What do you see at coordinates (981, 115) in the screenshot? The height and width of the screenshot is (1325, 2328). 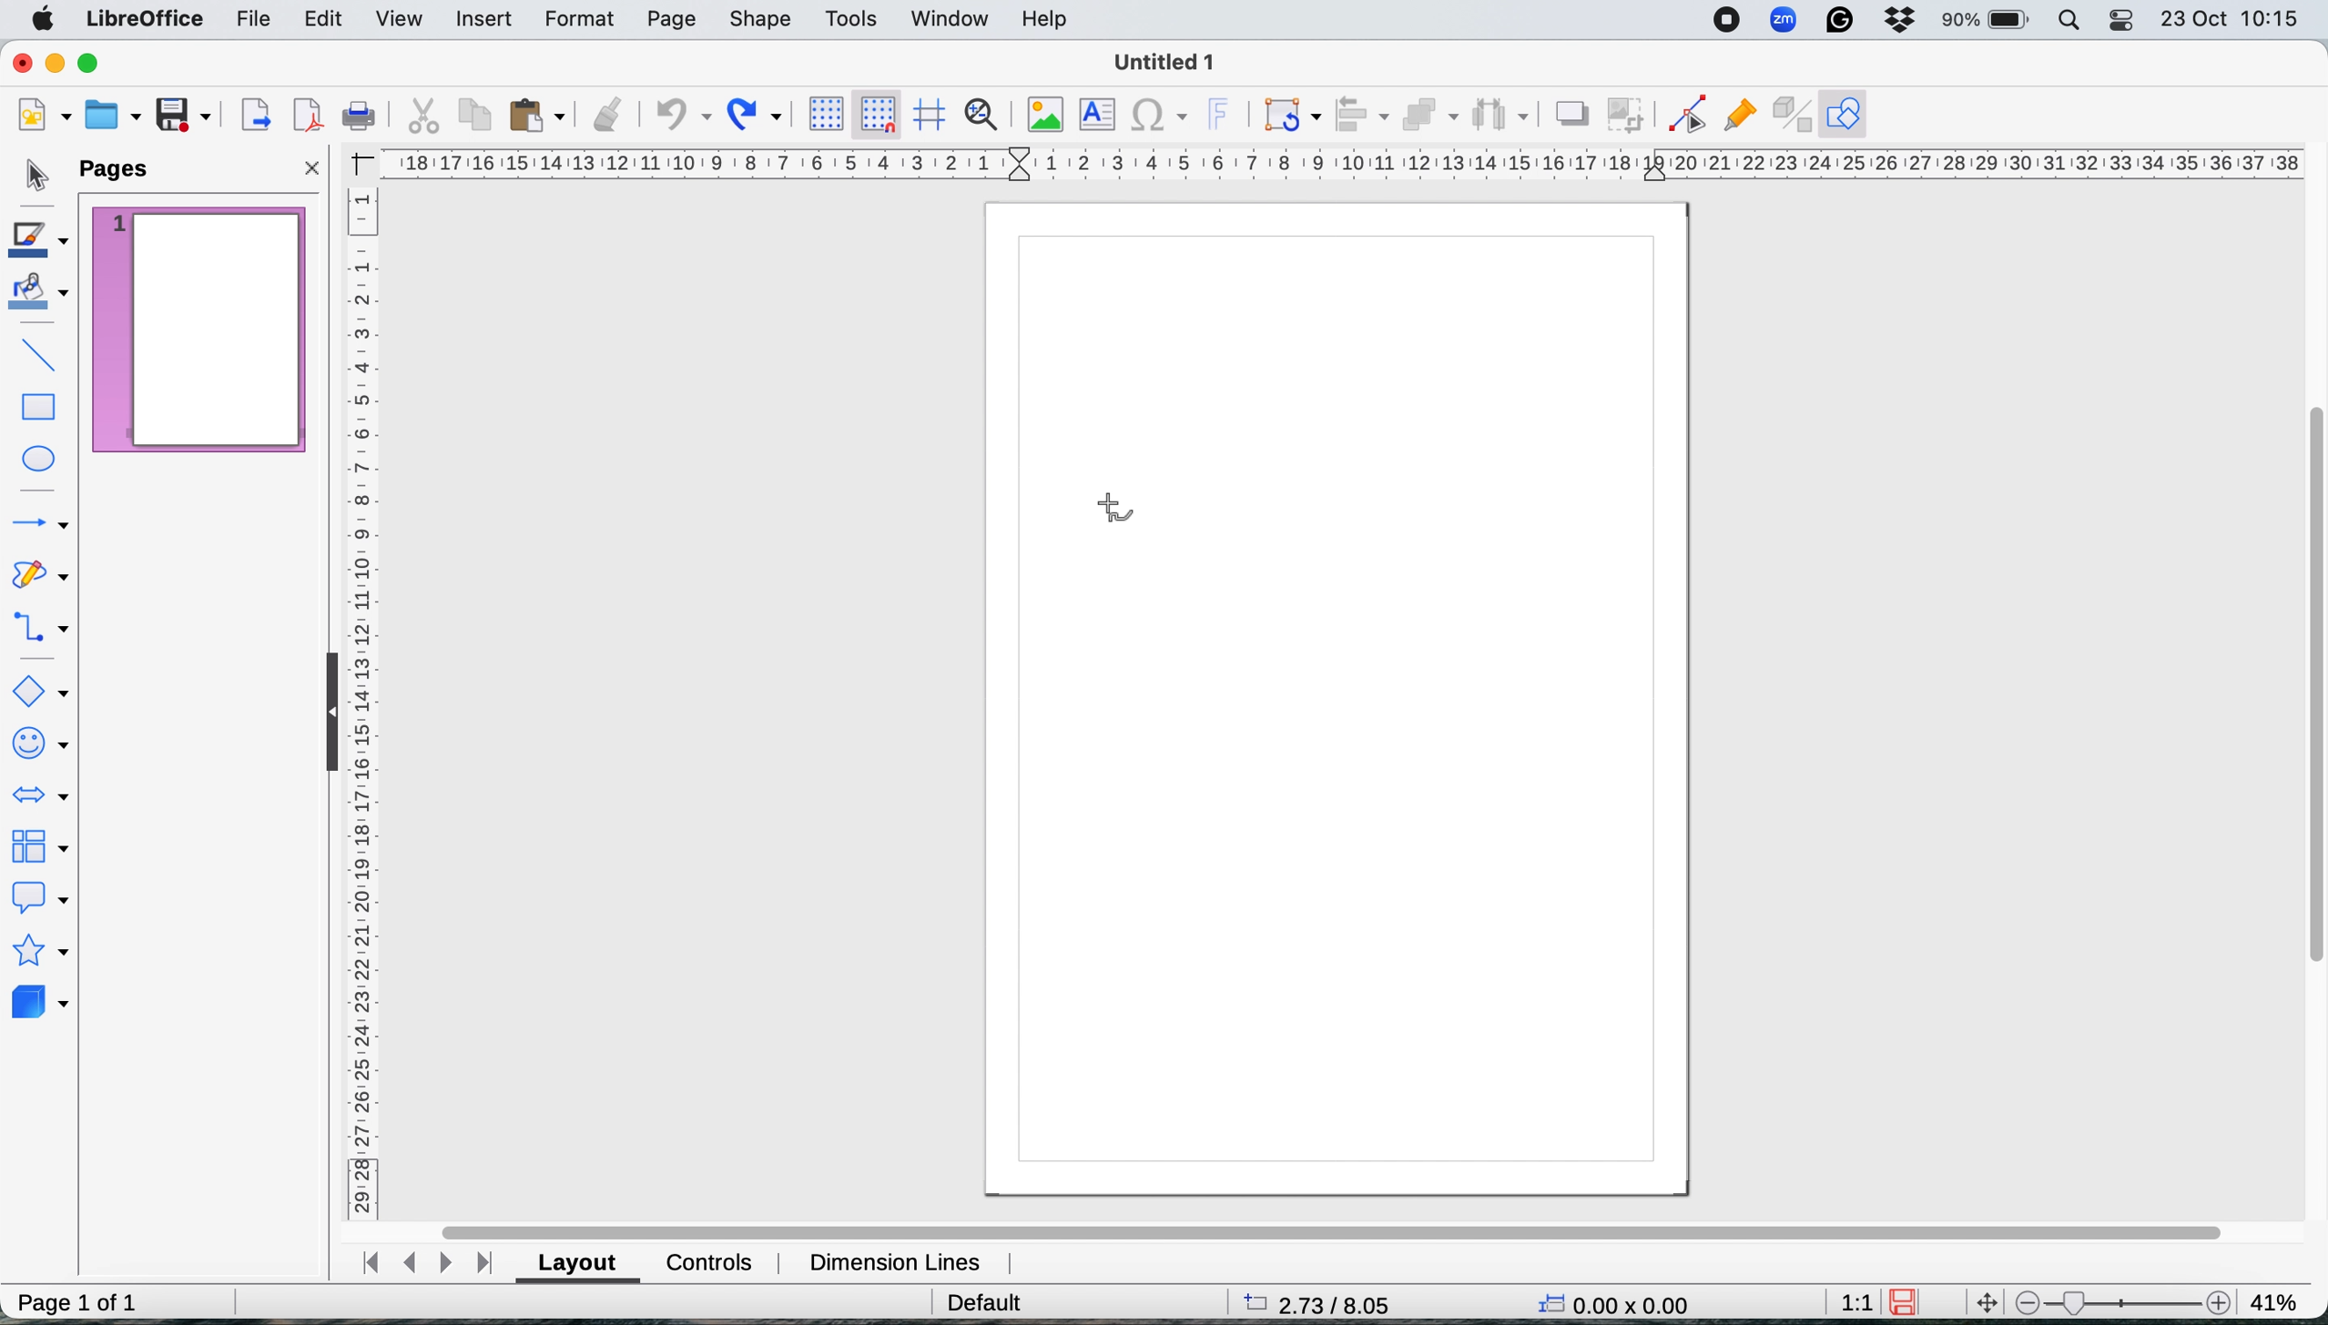 I see `zoom and pan` at bounding box center [981, 115].